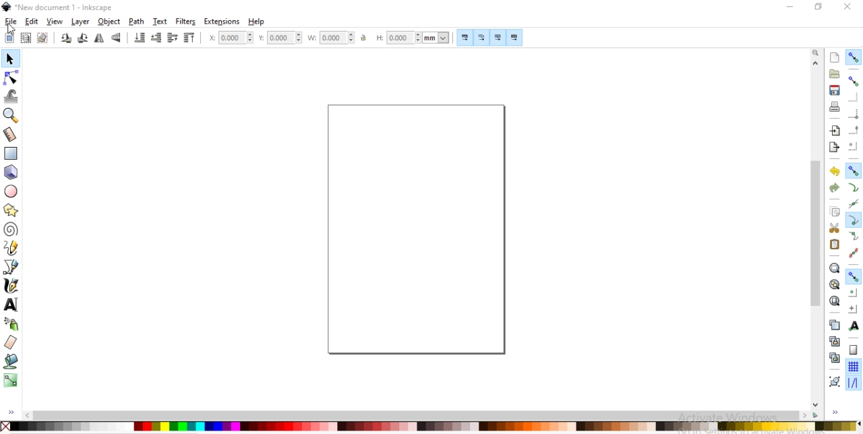  I want to click on create spirals, so click(11, 230).